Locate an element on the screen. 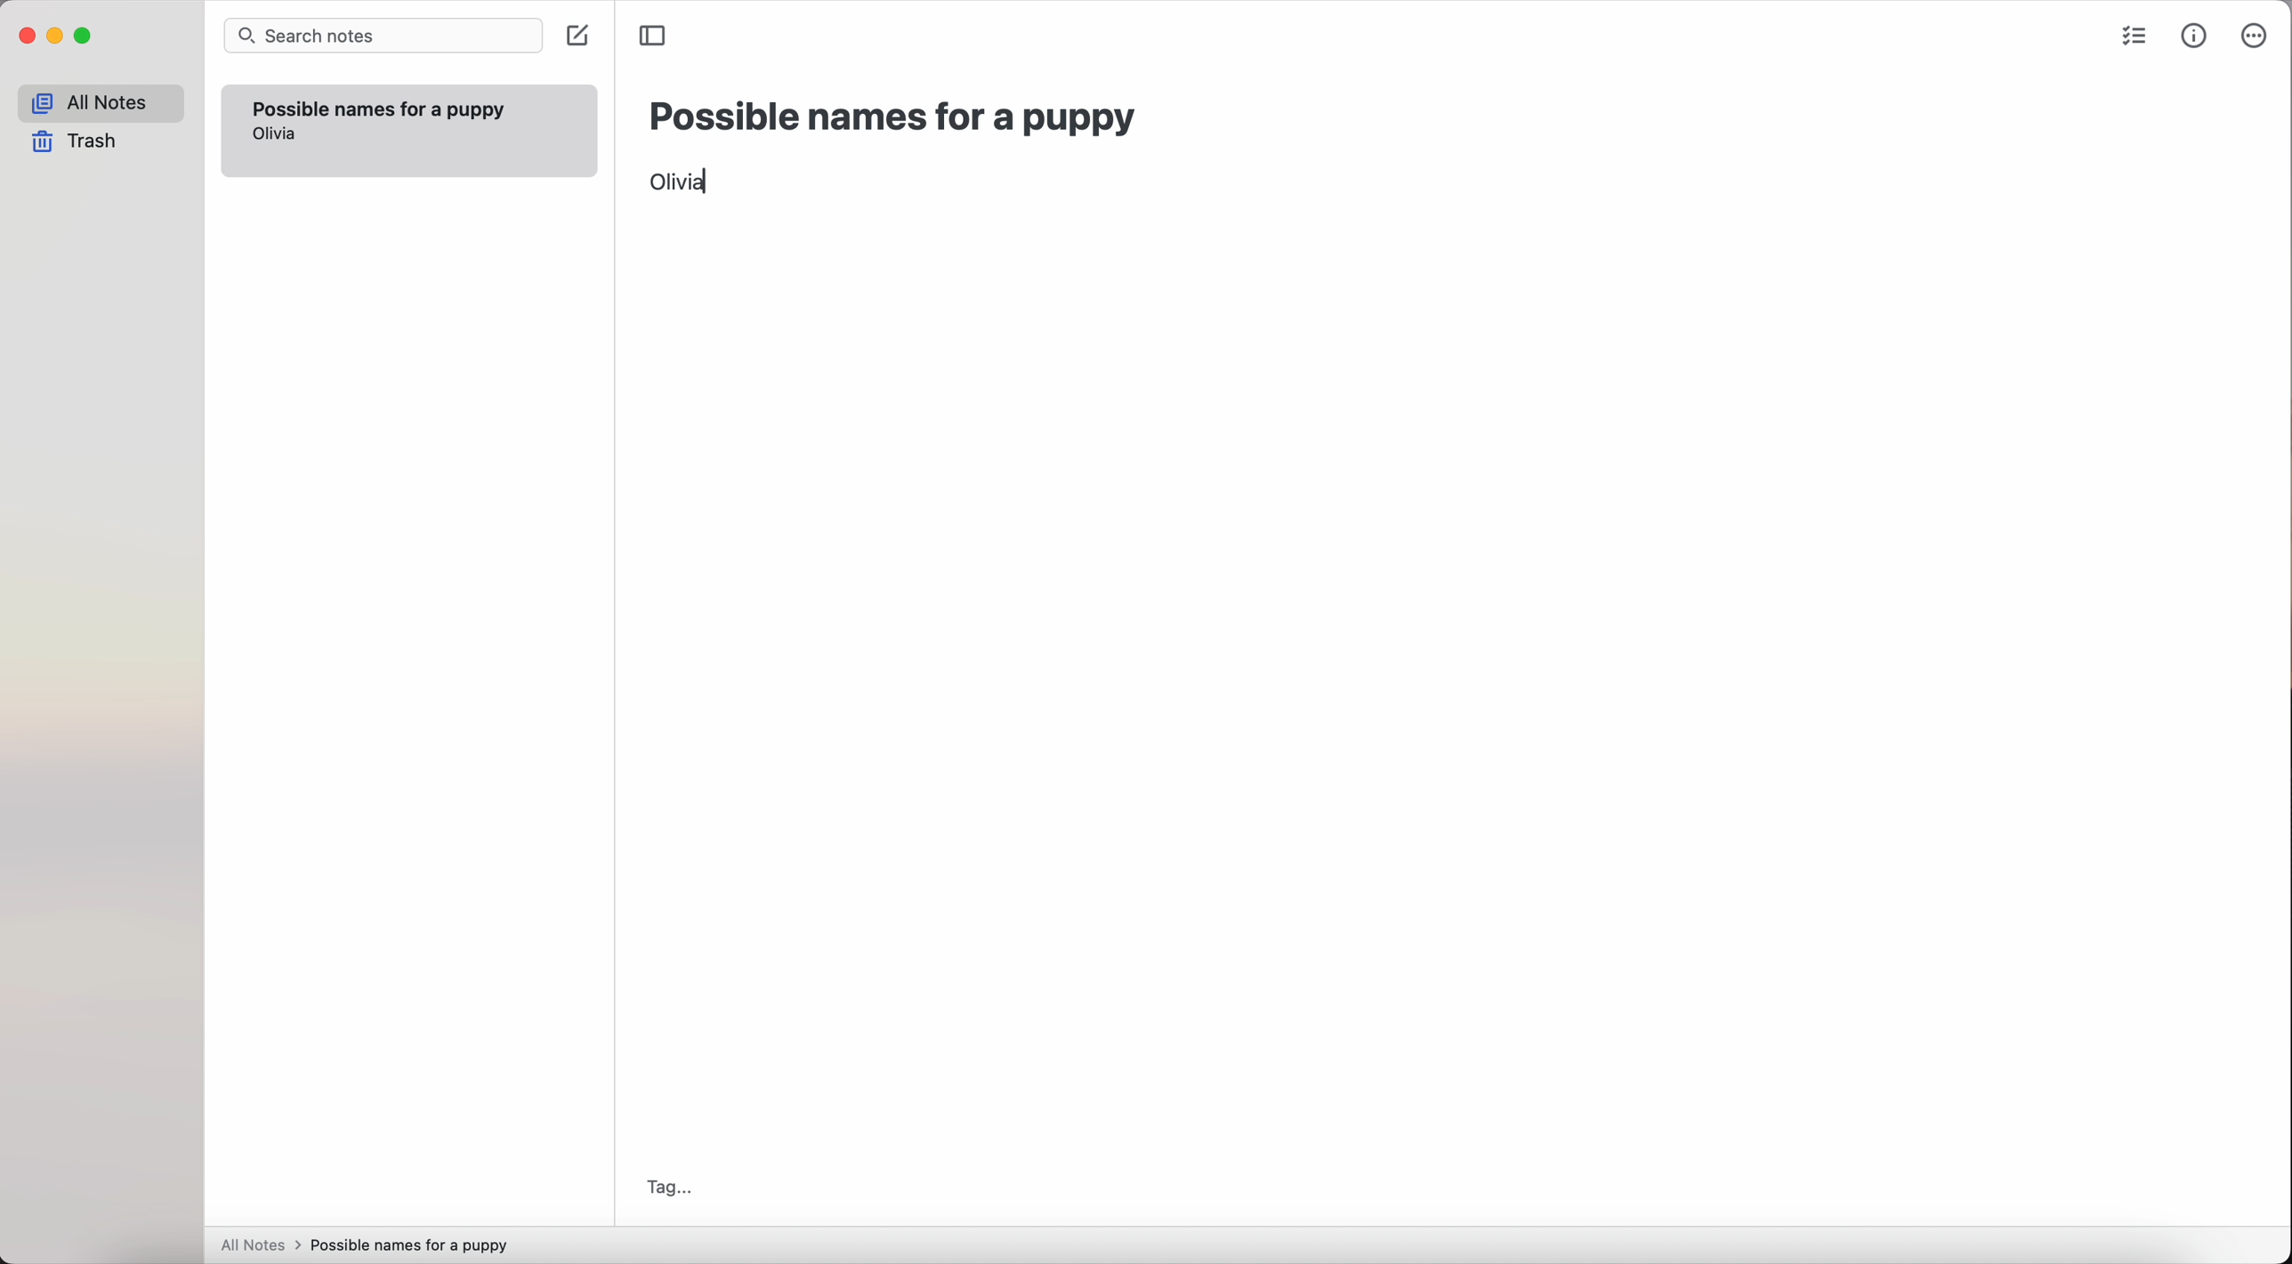  maximize is located at coordinates (85, 38).